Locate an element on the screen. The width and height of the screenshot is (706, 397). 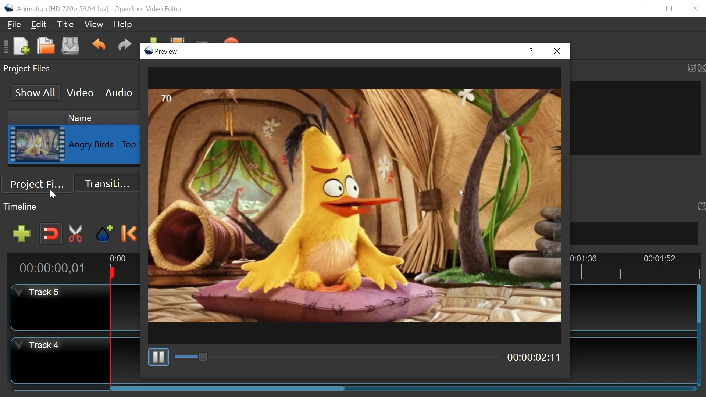
Undo is located at coordinates (98, 45).